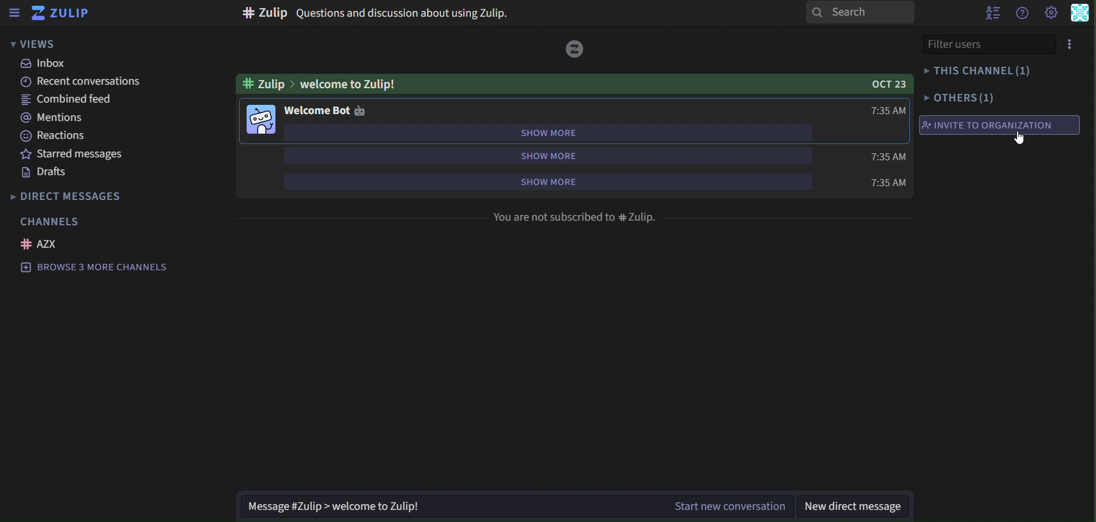 This screenshot has height=522, width=1096. Describe the element at coordinates (259, 120) in the screenshot. I see `image` at that location.